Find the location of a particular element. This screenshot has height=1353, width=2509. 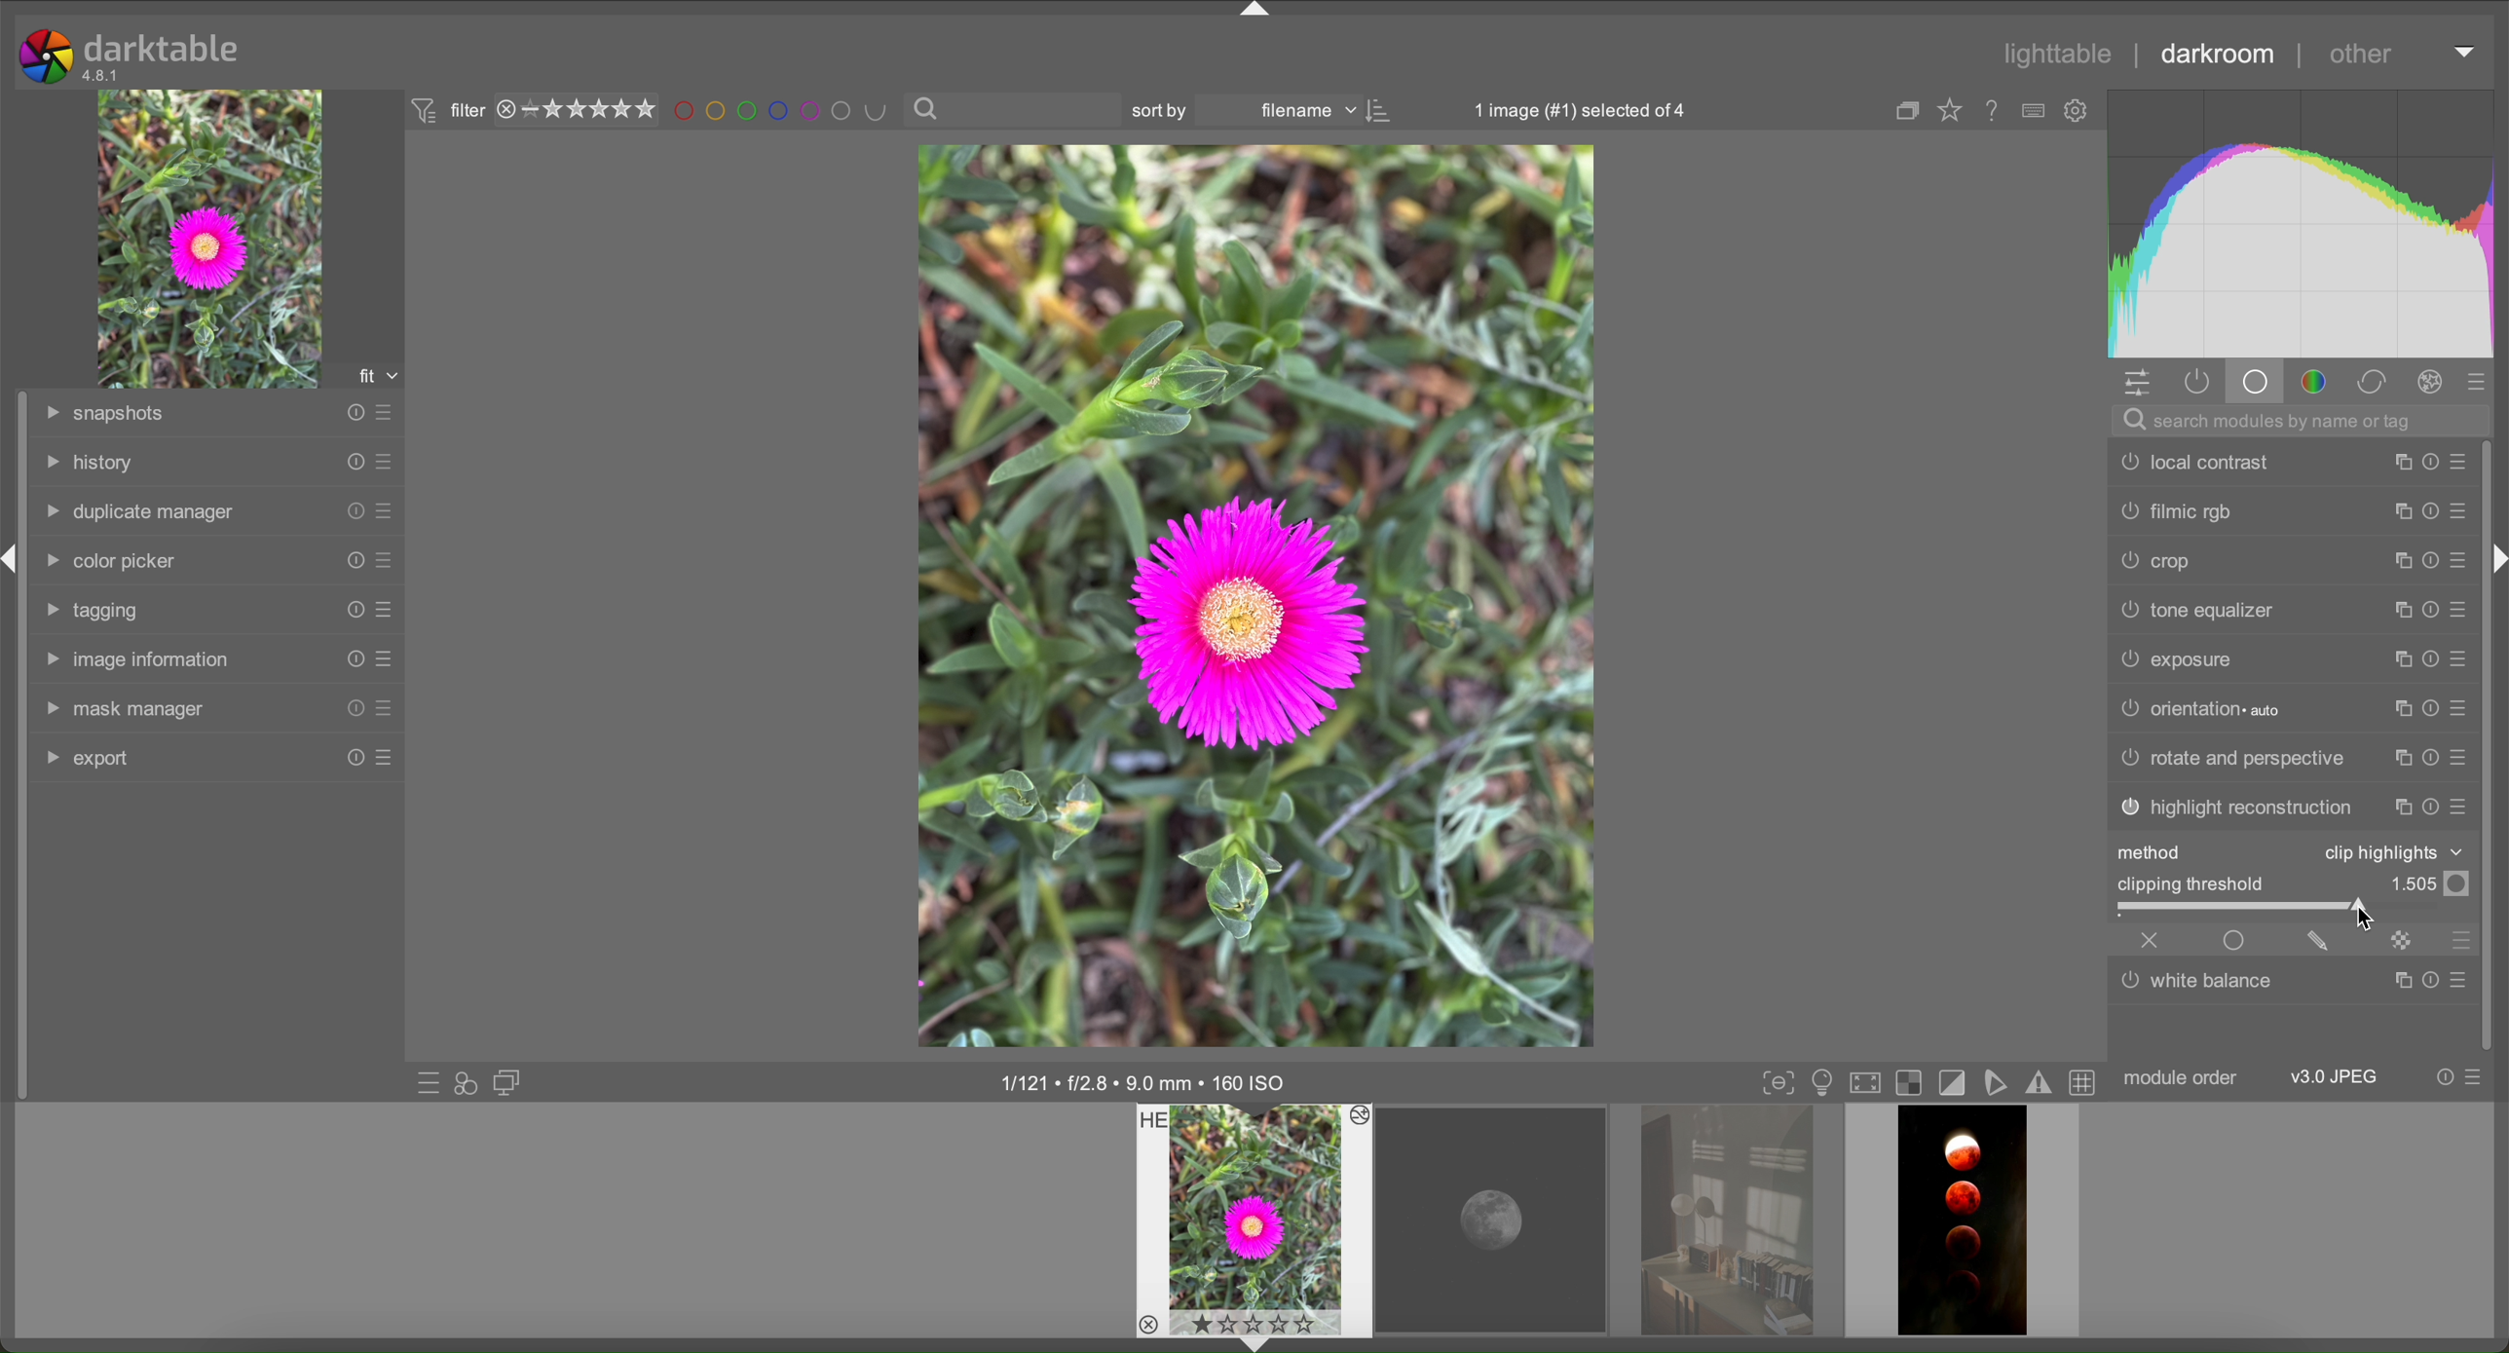

ursor is located at coordinates (2365, 917).